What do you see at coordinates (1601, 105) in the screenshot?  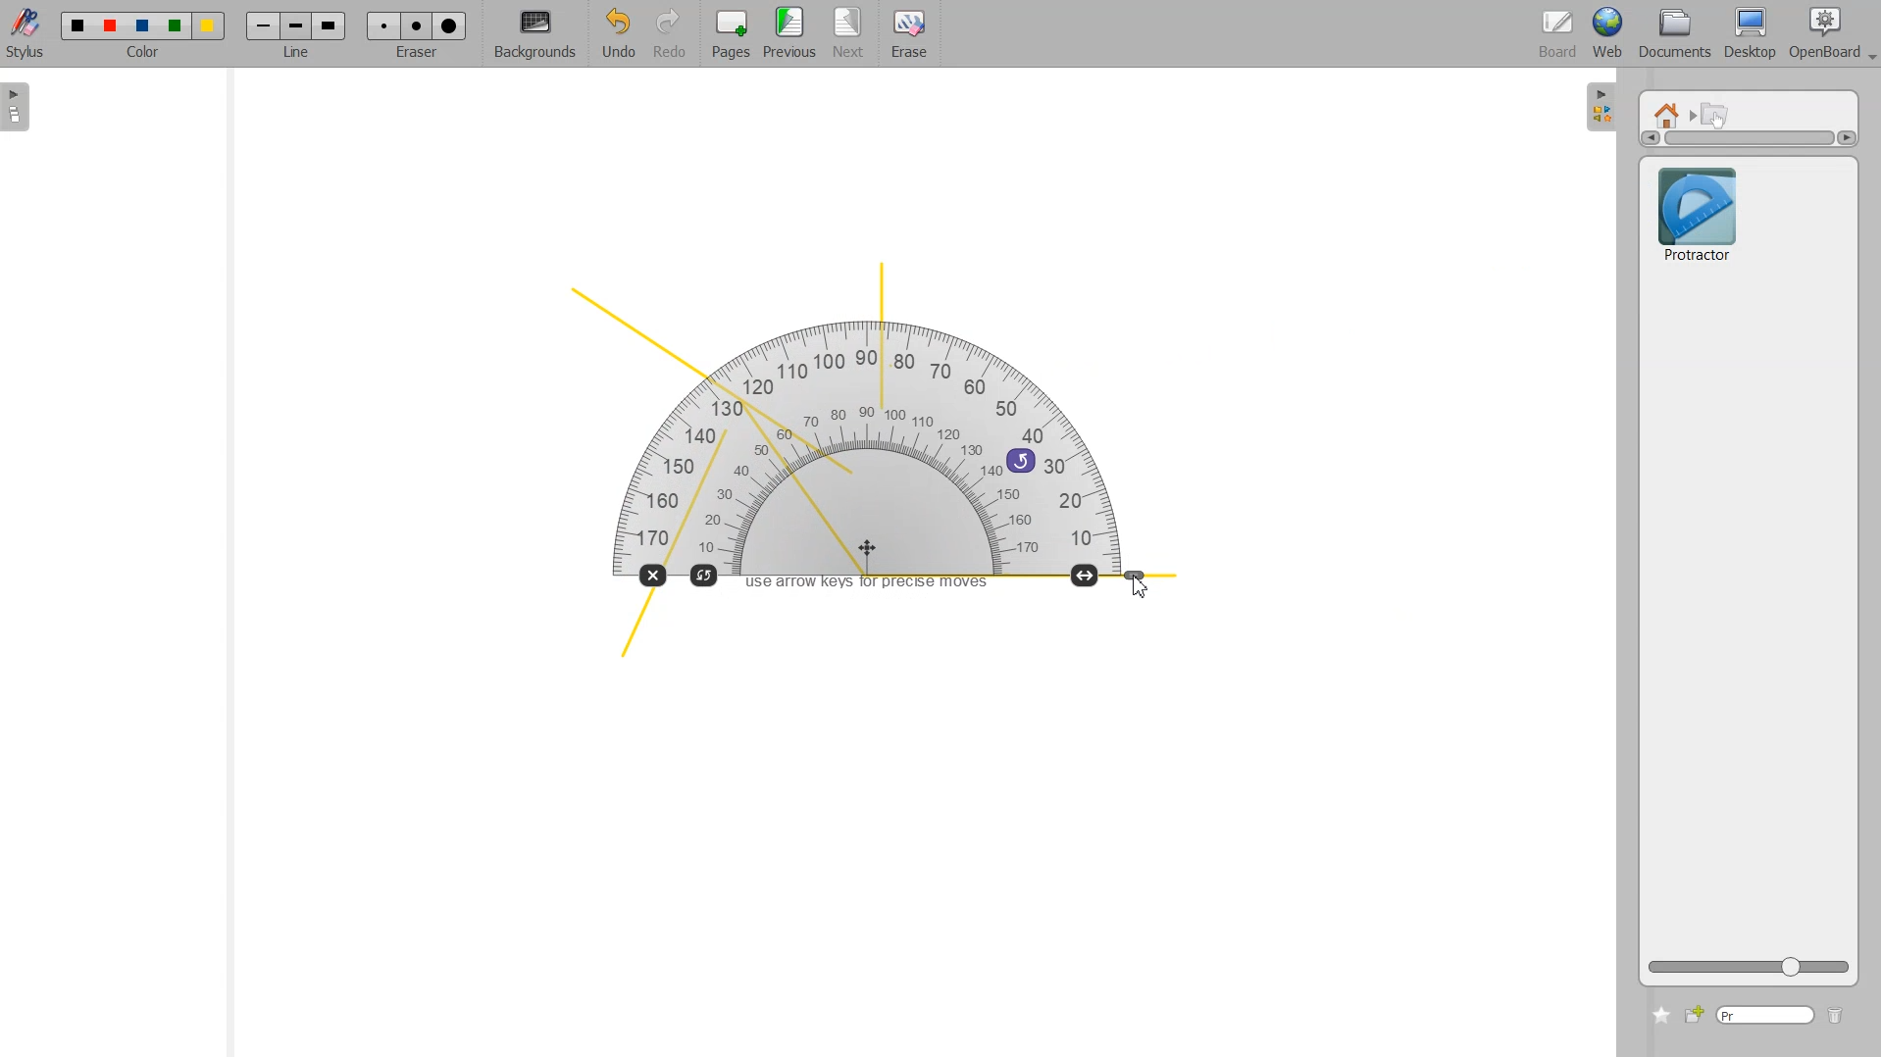 I see `Sidebar` at bounding box center [1601, 105].